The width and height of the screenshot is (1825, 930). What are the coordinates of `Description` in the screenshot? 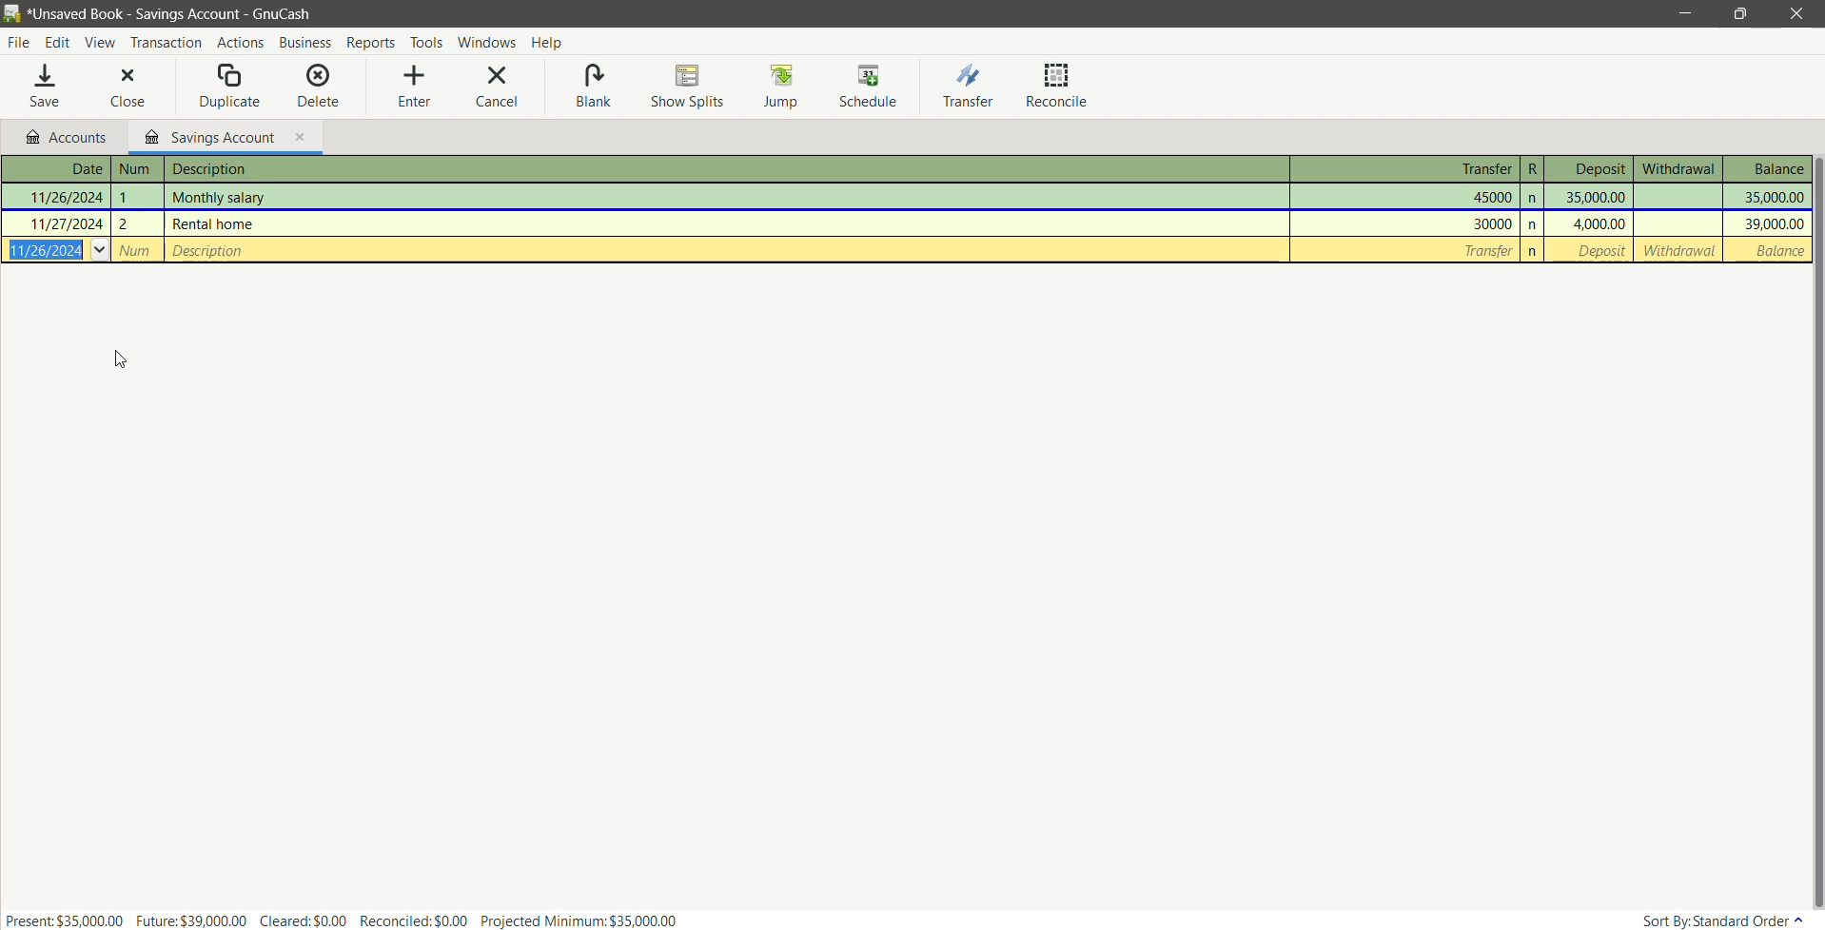 It's located at (721, 169).